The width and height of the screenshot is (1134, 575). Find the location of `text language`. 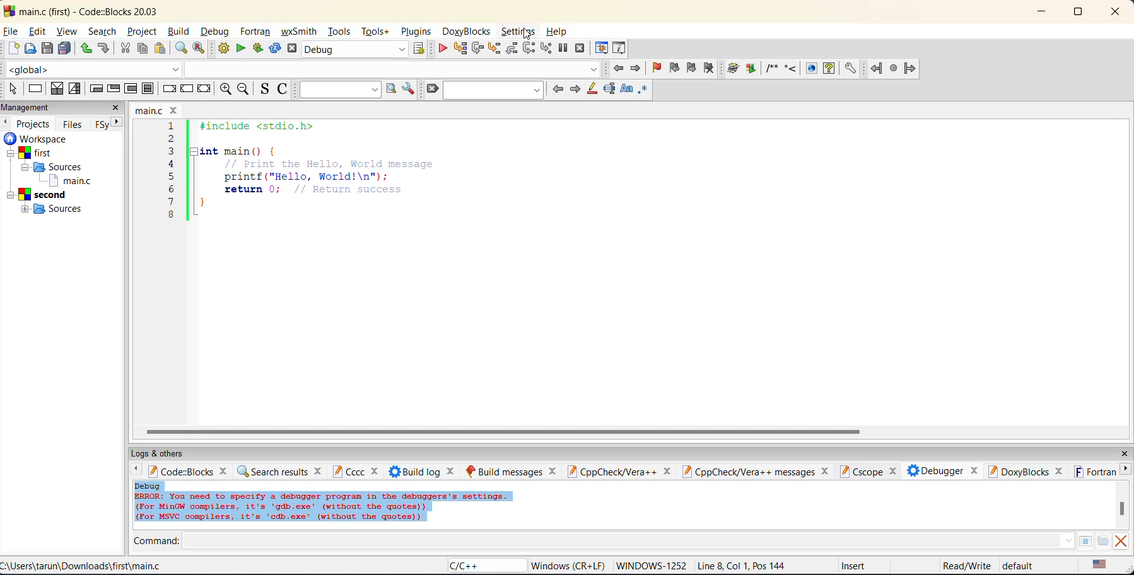

text language is located at coordinates (1101, 565).